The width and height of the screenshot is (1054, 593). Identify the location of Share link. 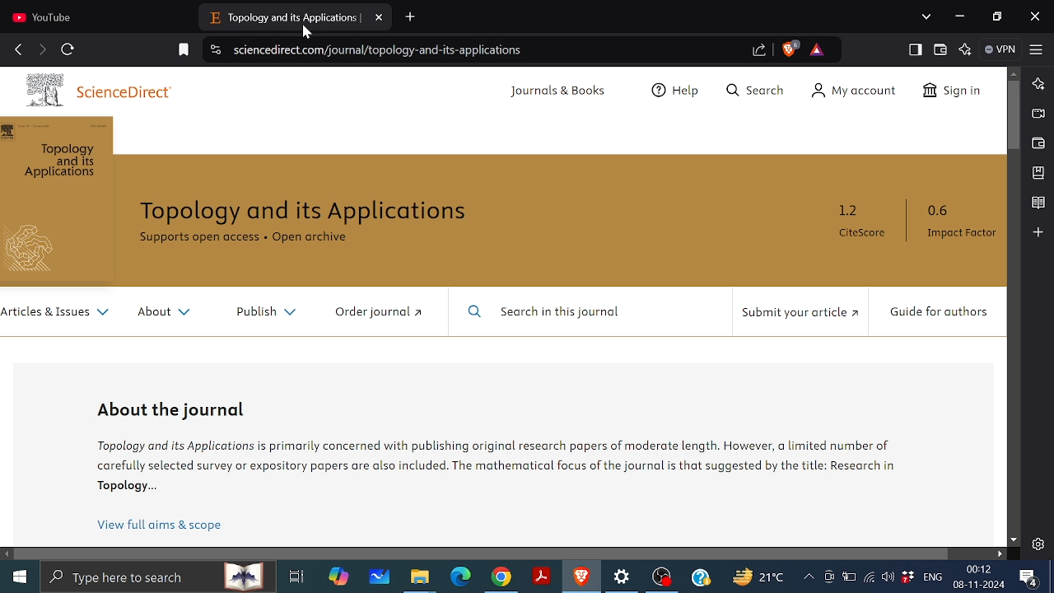
(760, 51).